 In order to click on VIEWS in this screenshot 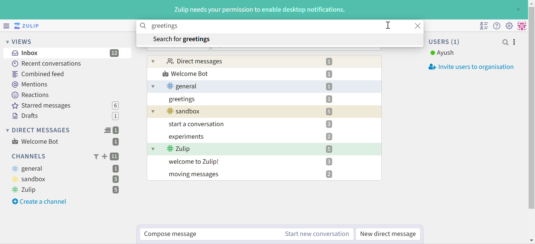, I will do `click(20, 42)`.